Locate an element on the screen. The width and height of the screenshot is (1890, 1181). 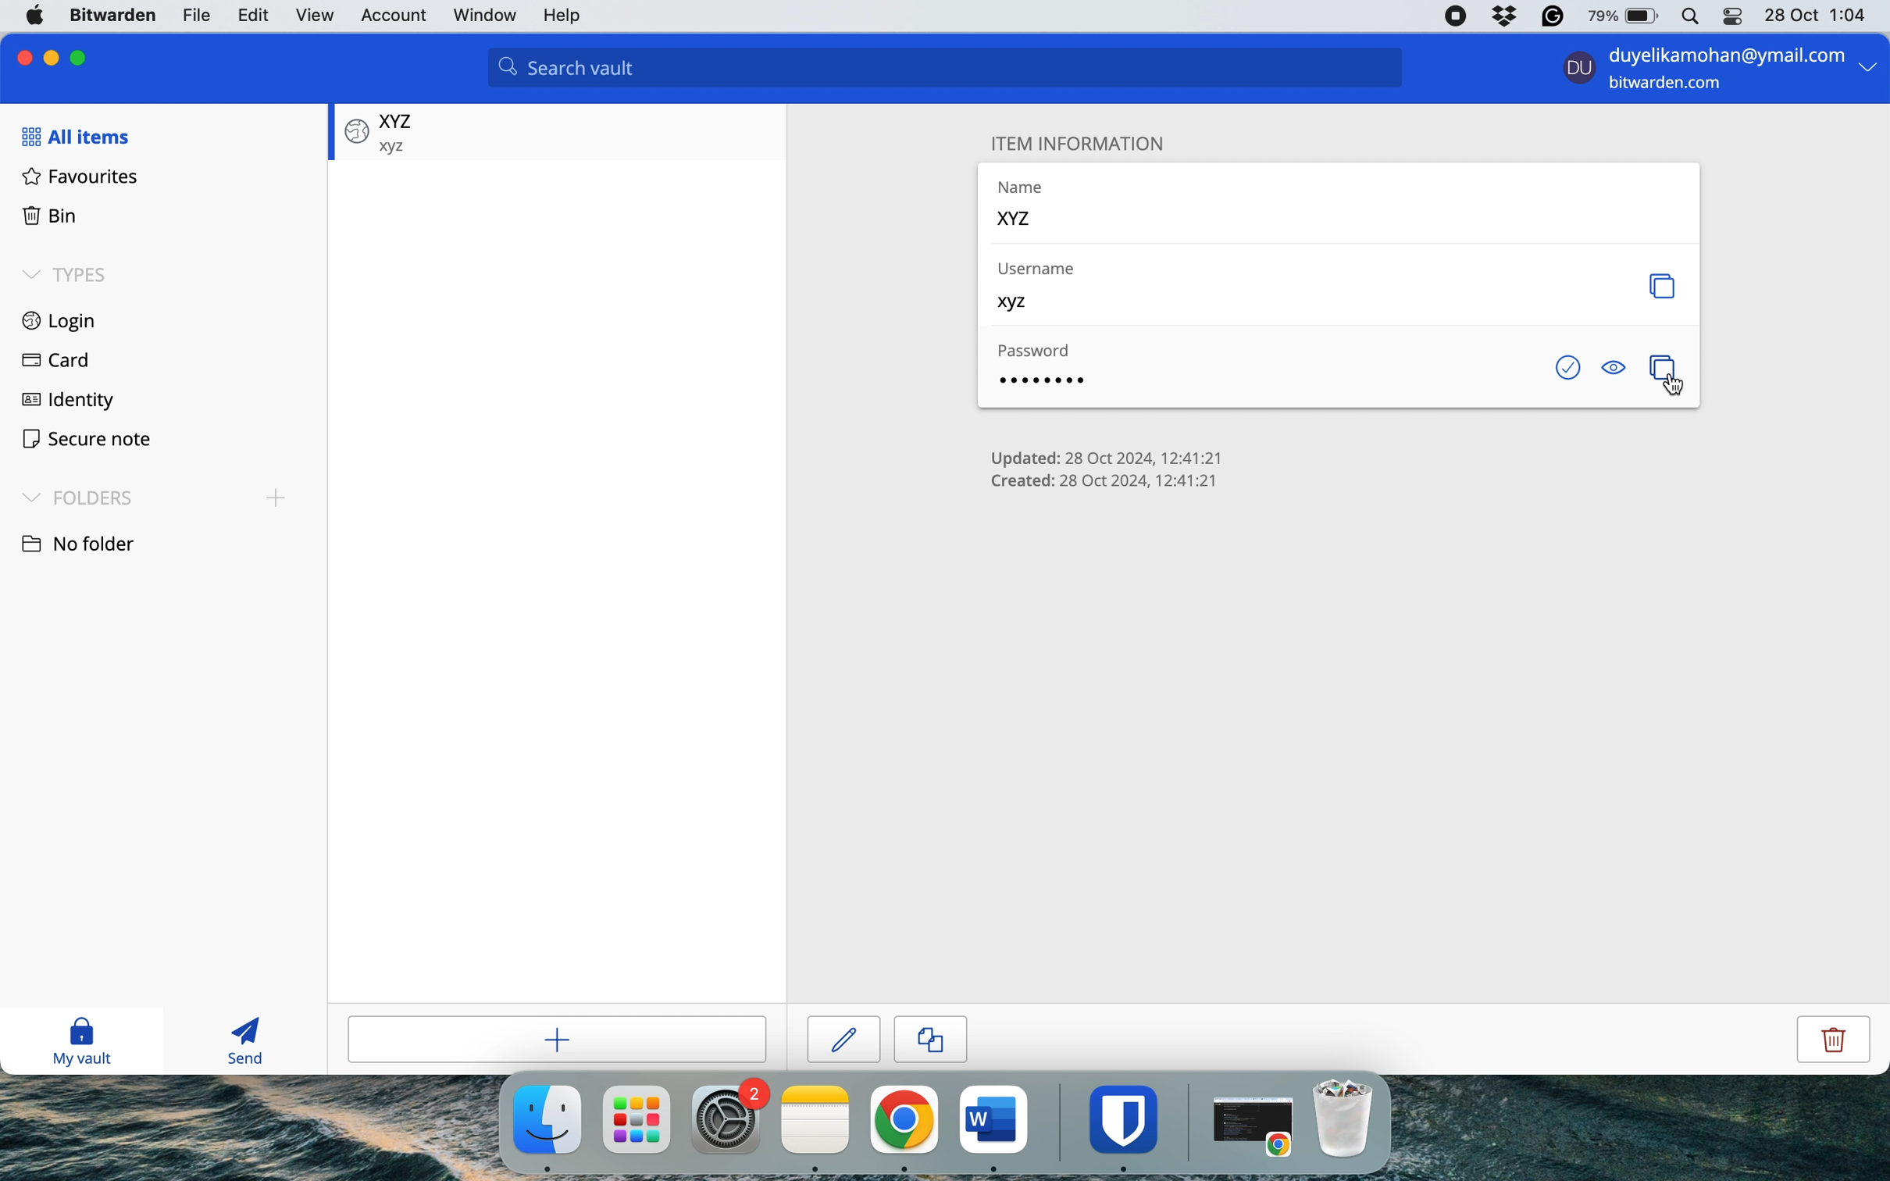
favourites is located at coordinates (81, 176).